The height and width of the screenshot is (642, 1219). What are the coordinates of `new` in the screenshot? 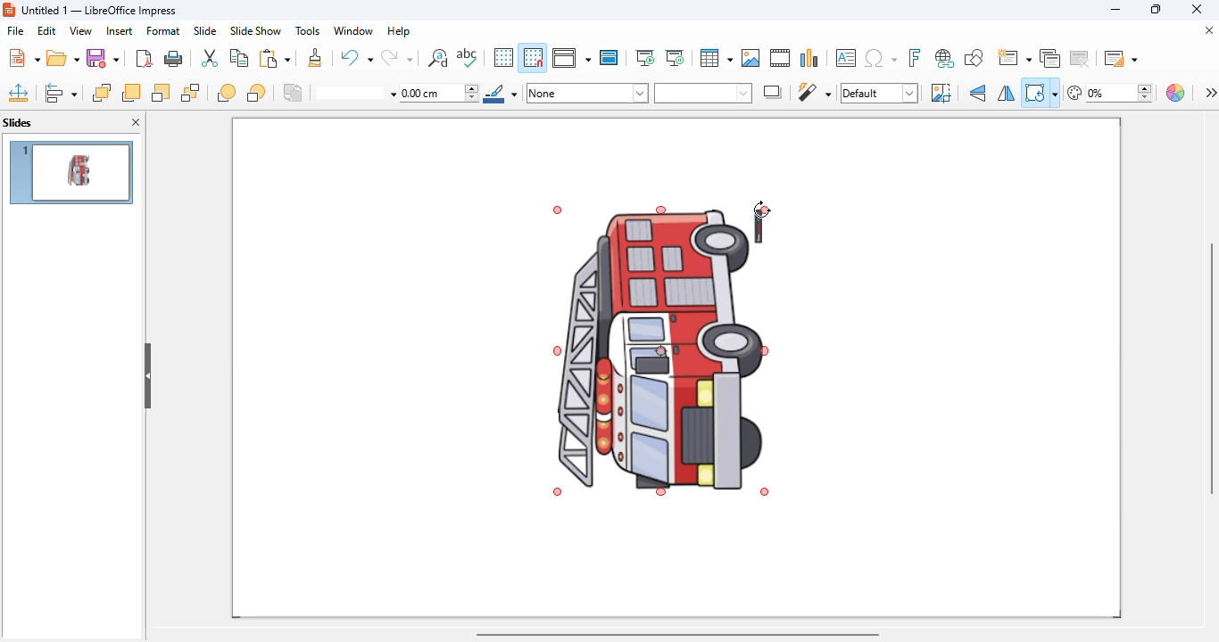 It's located at (23, 57).